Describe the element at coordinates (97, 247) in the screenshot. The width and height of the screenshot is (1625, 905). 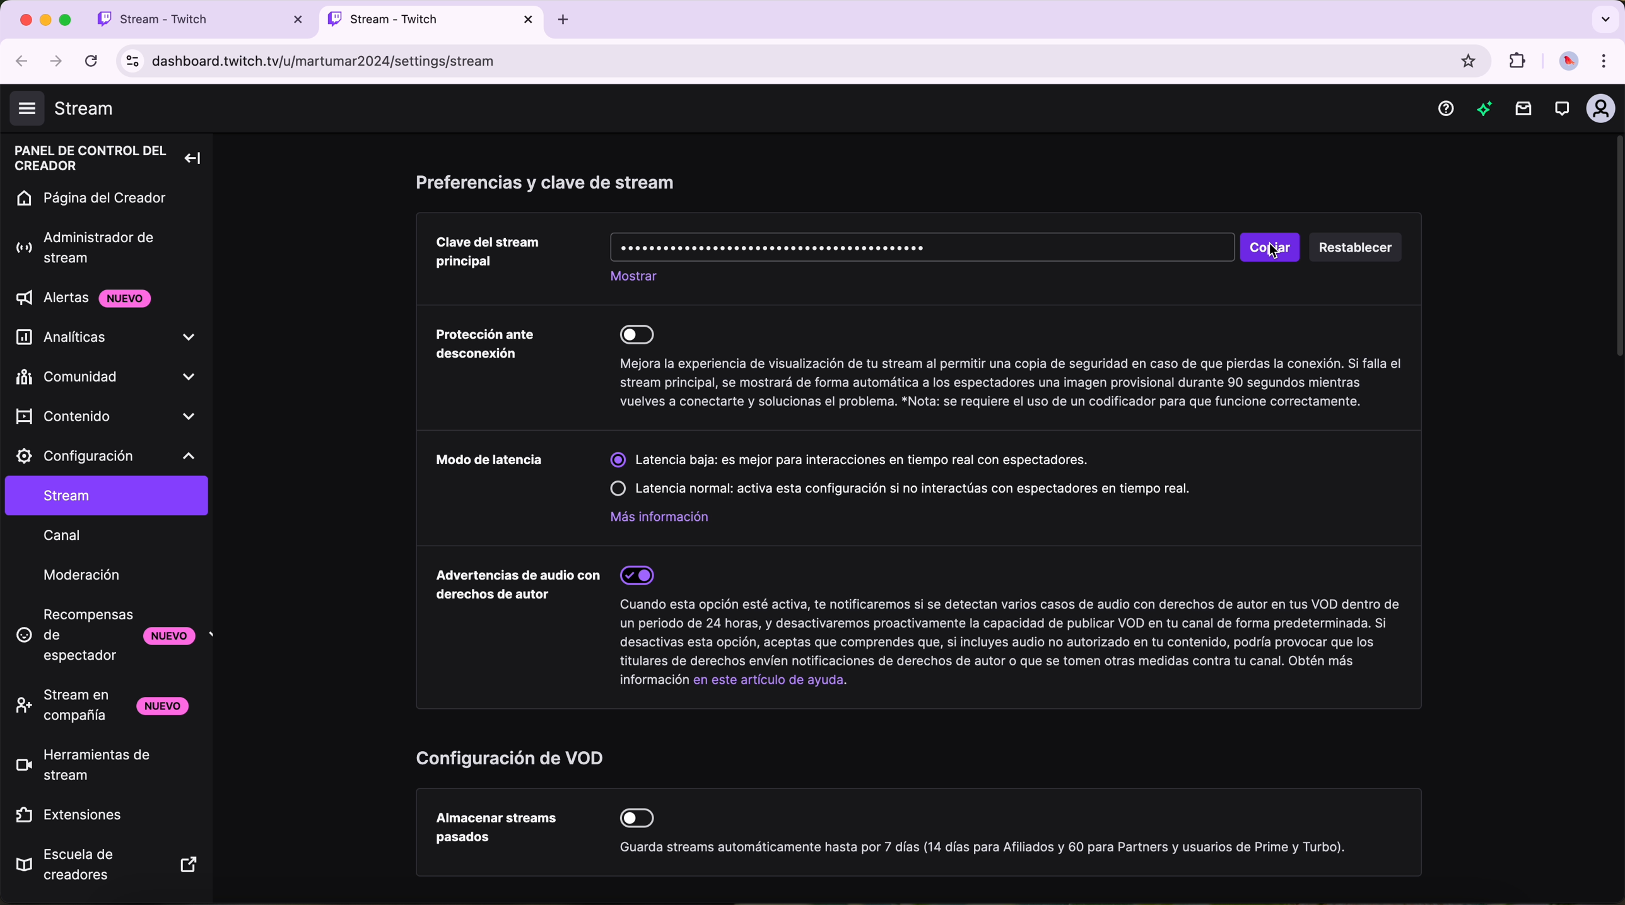
I see `stream manager` at that location.